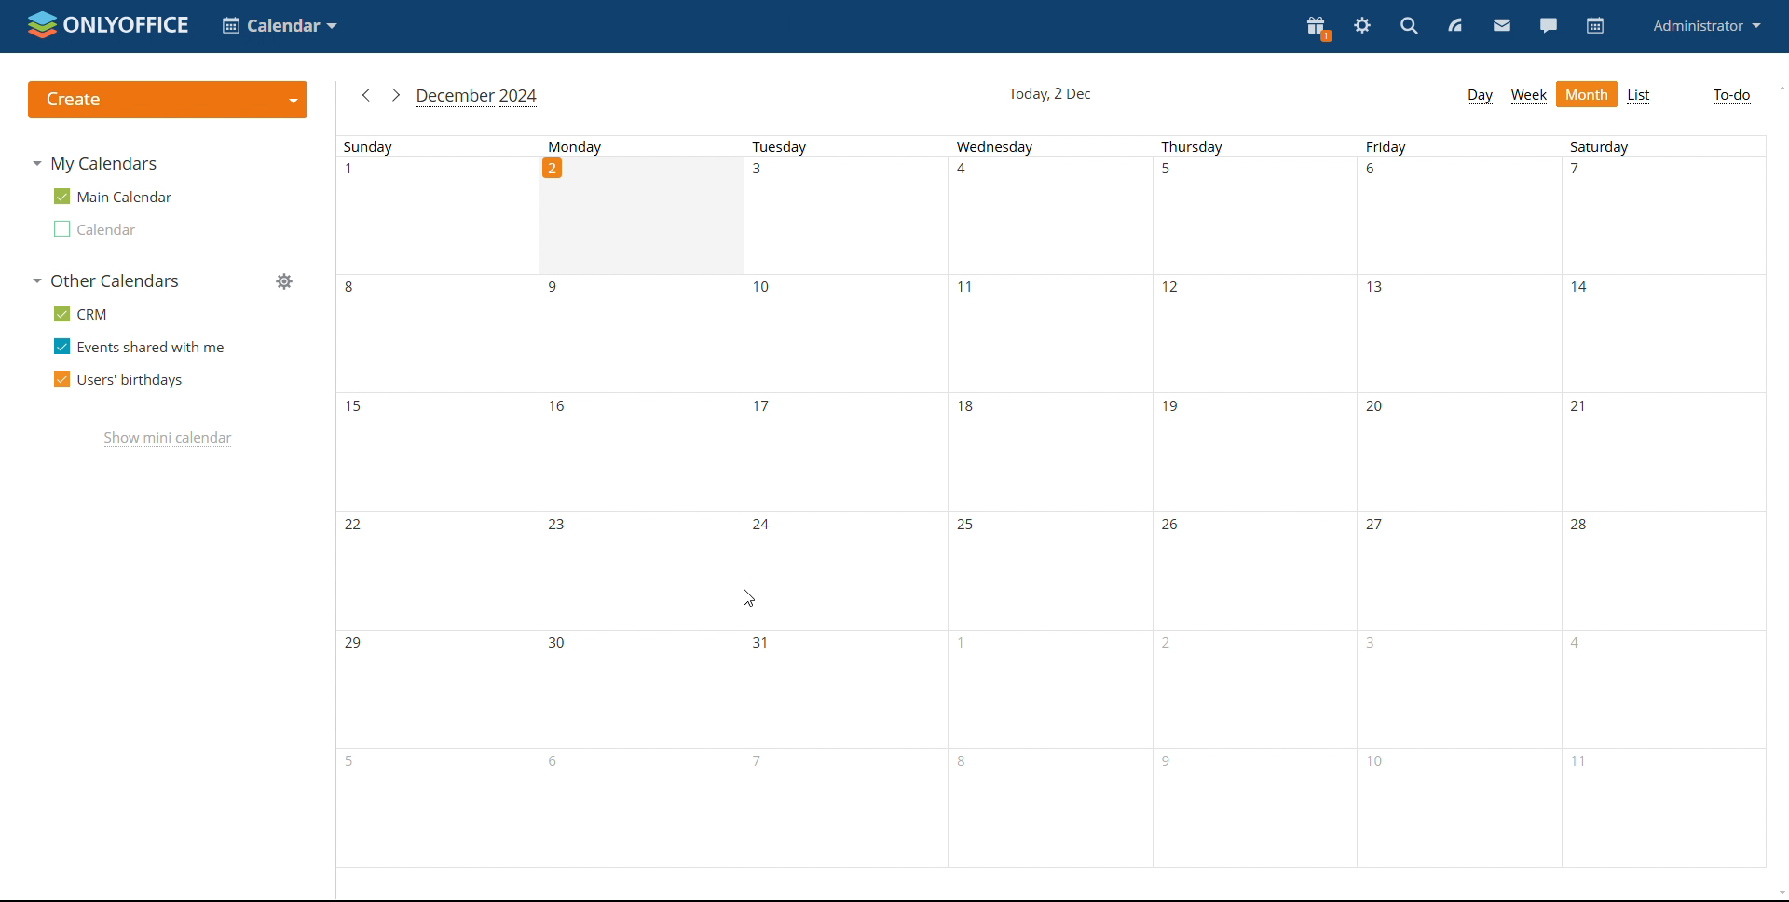  I want to click on logo, so click(108, 23).